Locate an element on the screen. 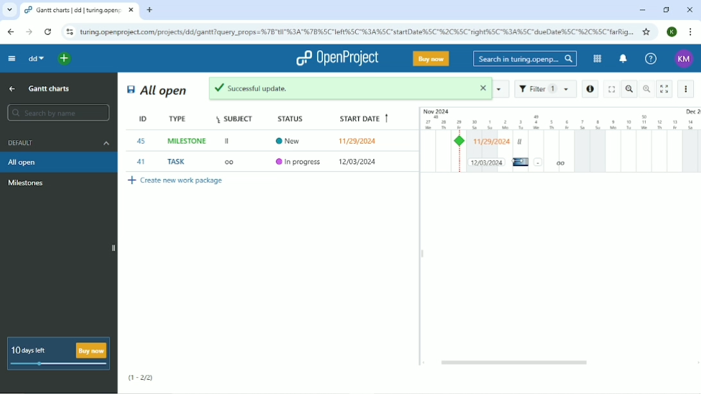 This screenshot has width=701, height=394. Bookmark this tab is located at coordinates (647, 31).